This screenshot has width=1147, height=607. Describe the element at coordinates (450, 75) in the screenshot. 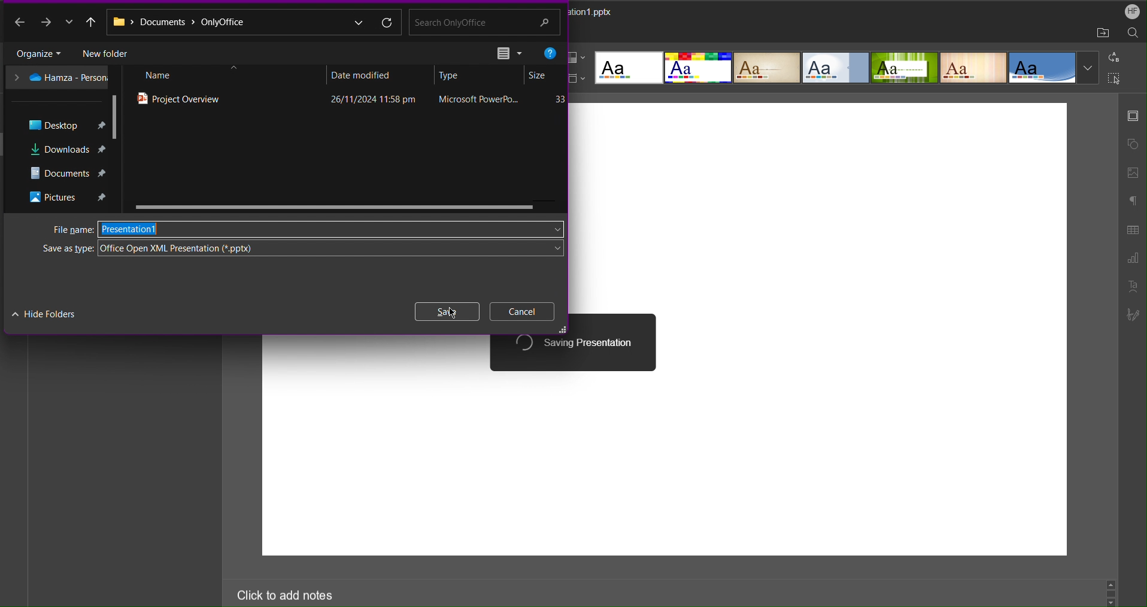

I see `Type` at that location.